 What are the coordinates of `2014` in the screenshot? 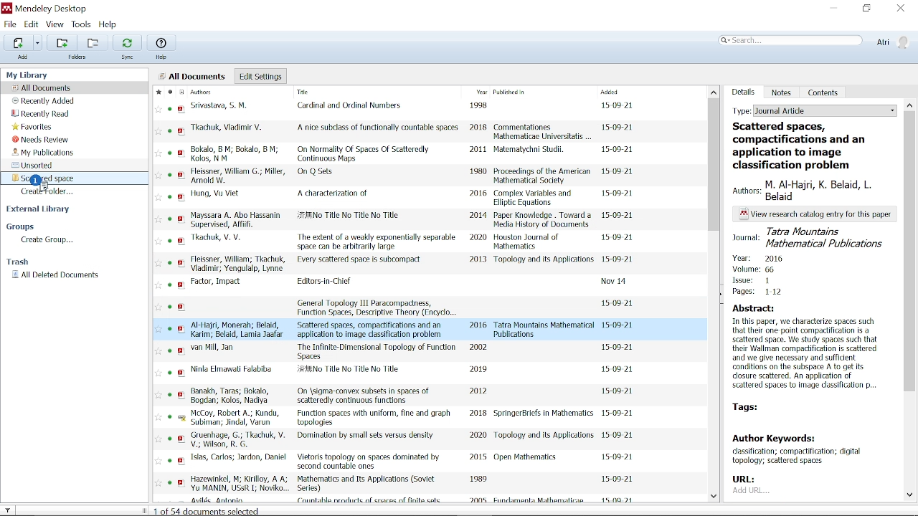 It's located at (478, 215).